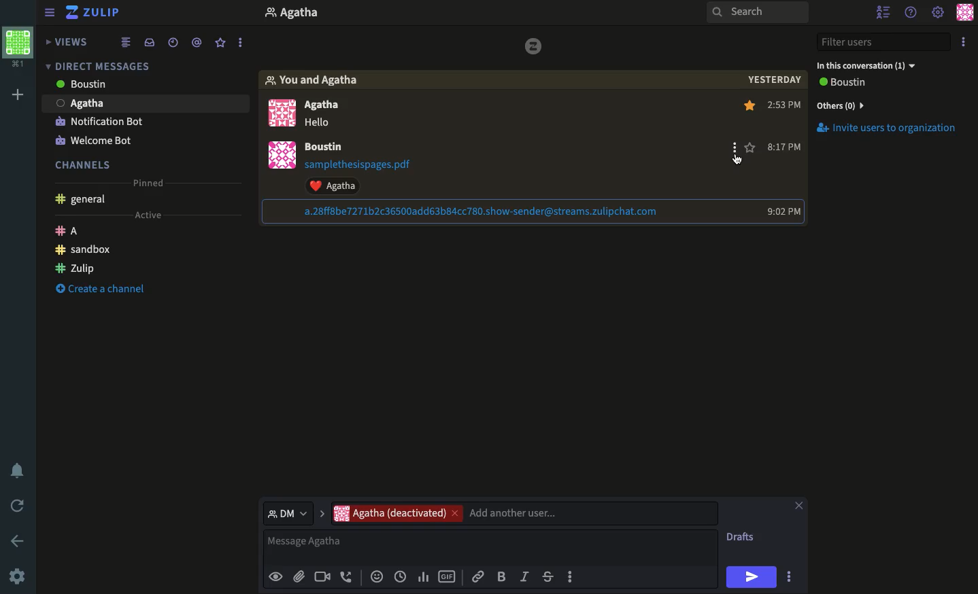  Describe the element at coordinates (69, 43) in the screenshot. I see `Views` at that location.